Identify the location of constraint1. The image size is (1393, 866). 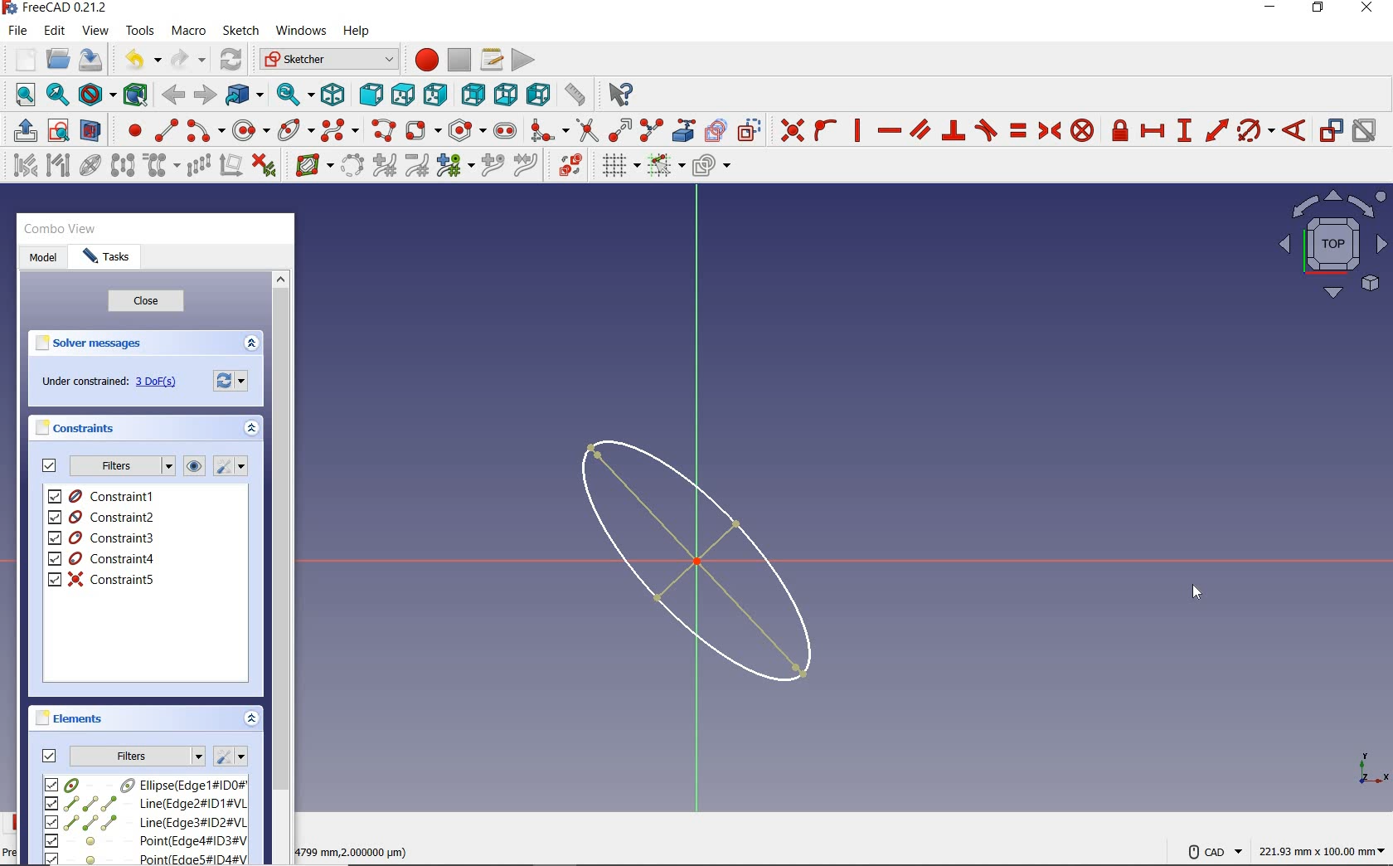
(107, 496).